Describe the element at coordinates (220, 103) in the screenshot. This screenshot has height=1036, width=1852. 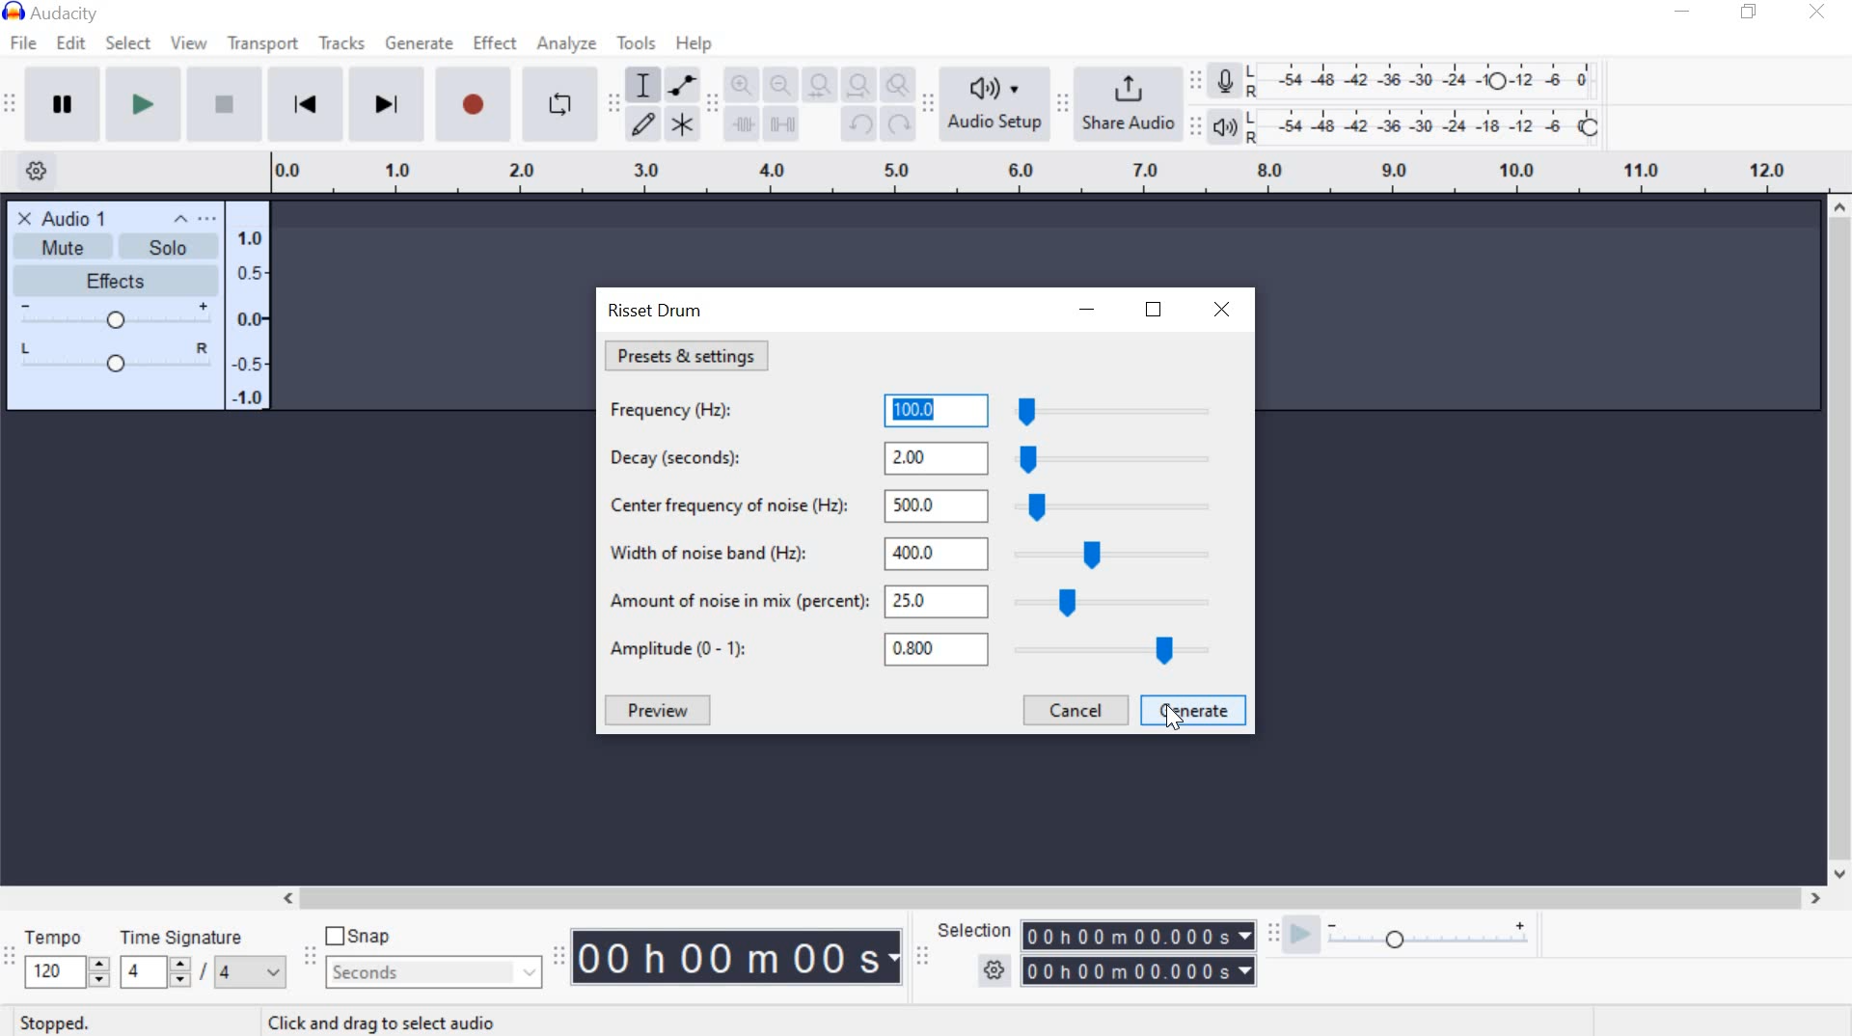
I see `Stop` at that location.